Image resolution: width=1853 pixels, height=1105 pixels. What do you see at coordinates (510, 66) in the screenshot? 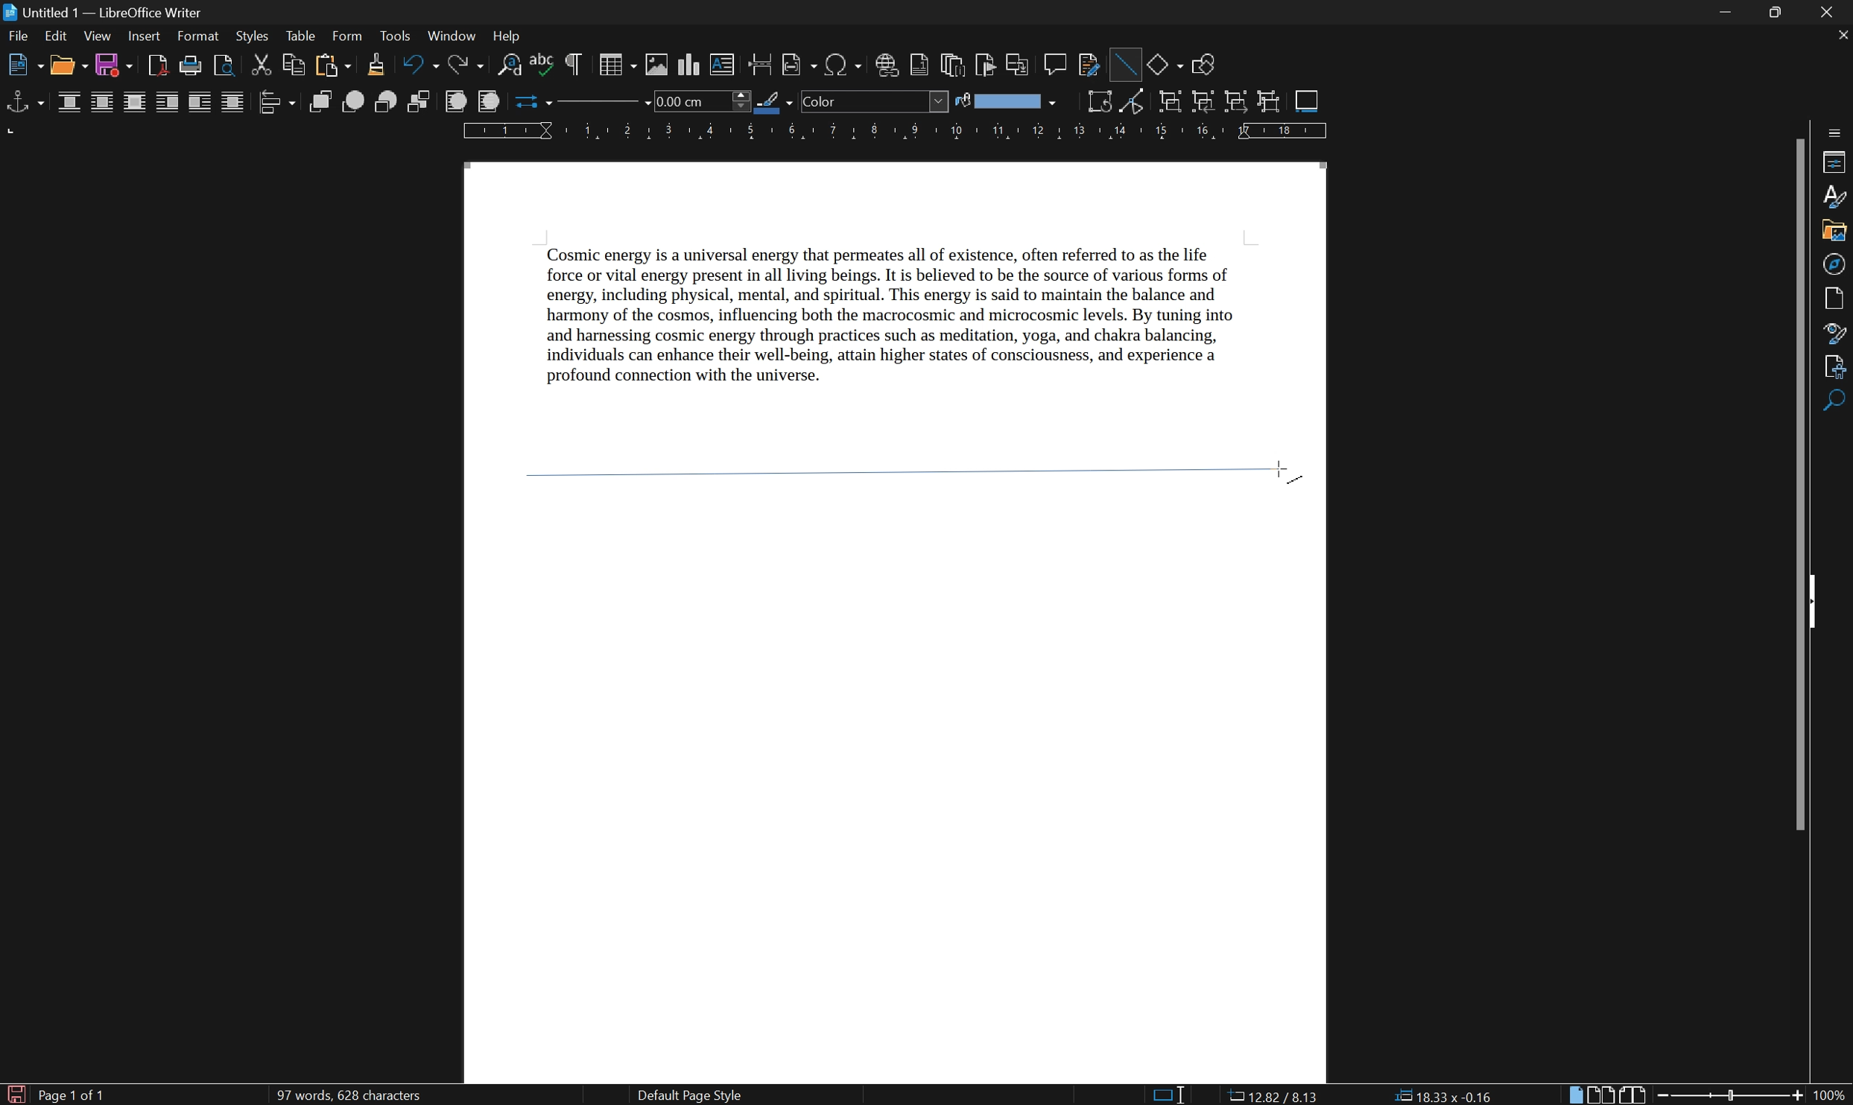
I see `find and replace` at bounding box center [510, 66].